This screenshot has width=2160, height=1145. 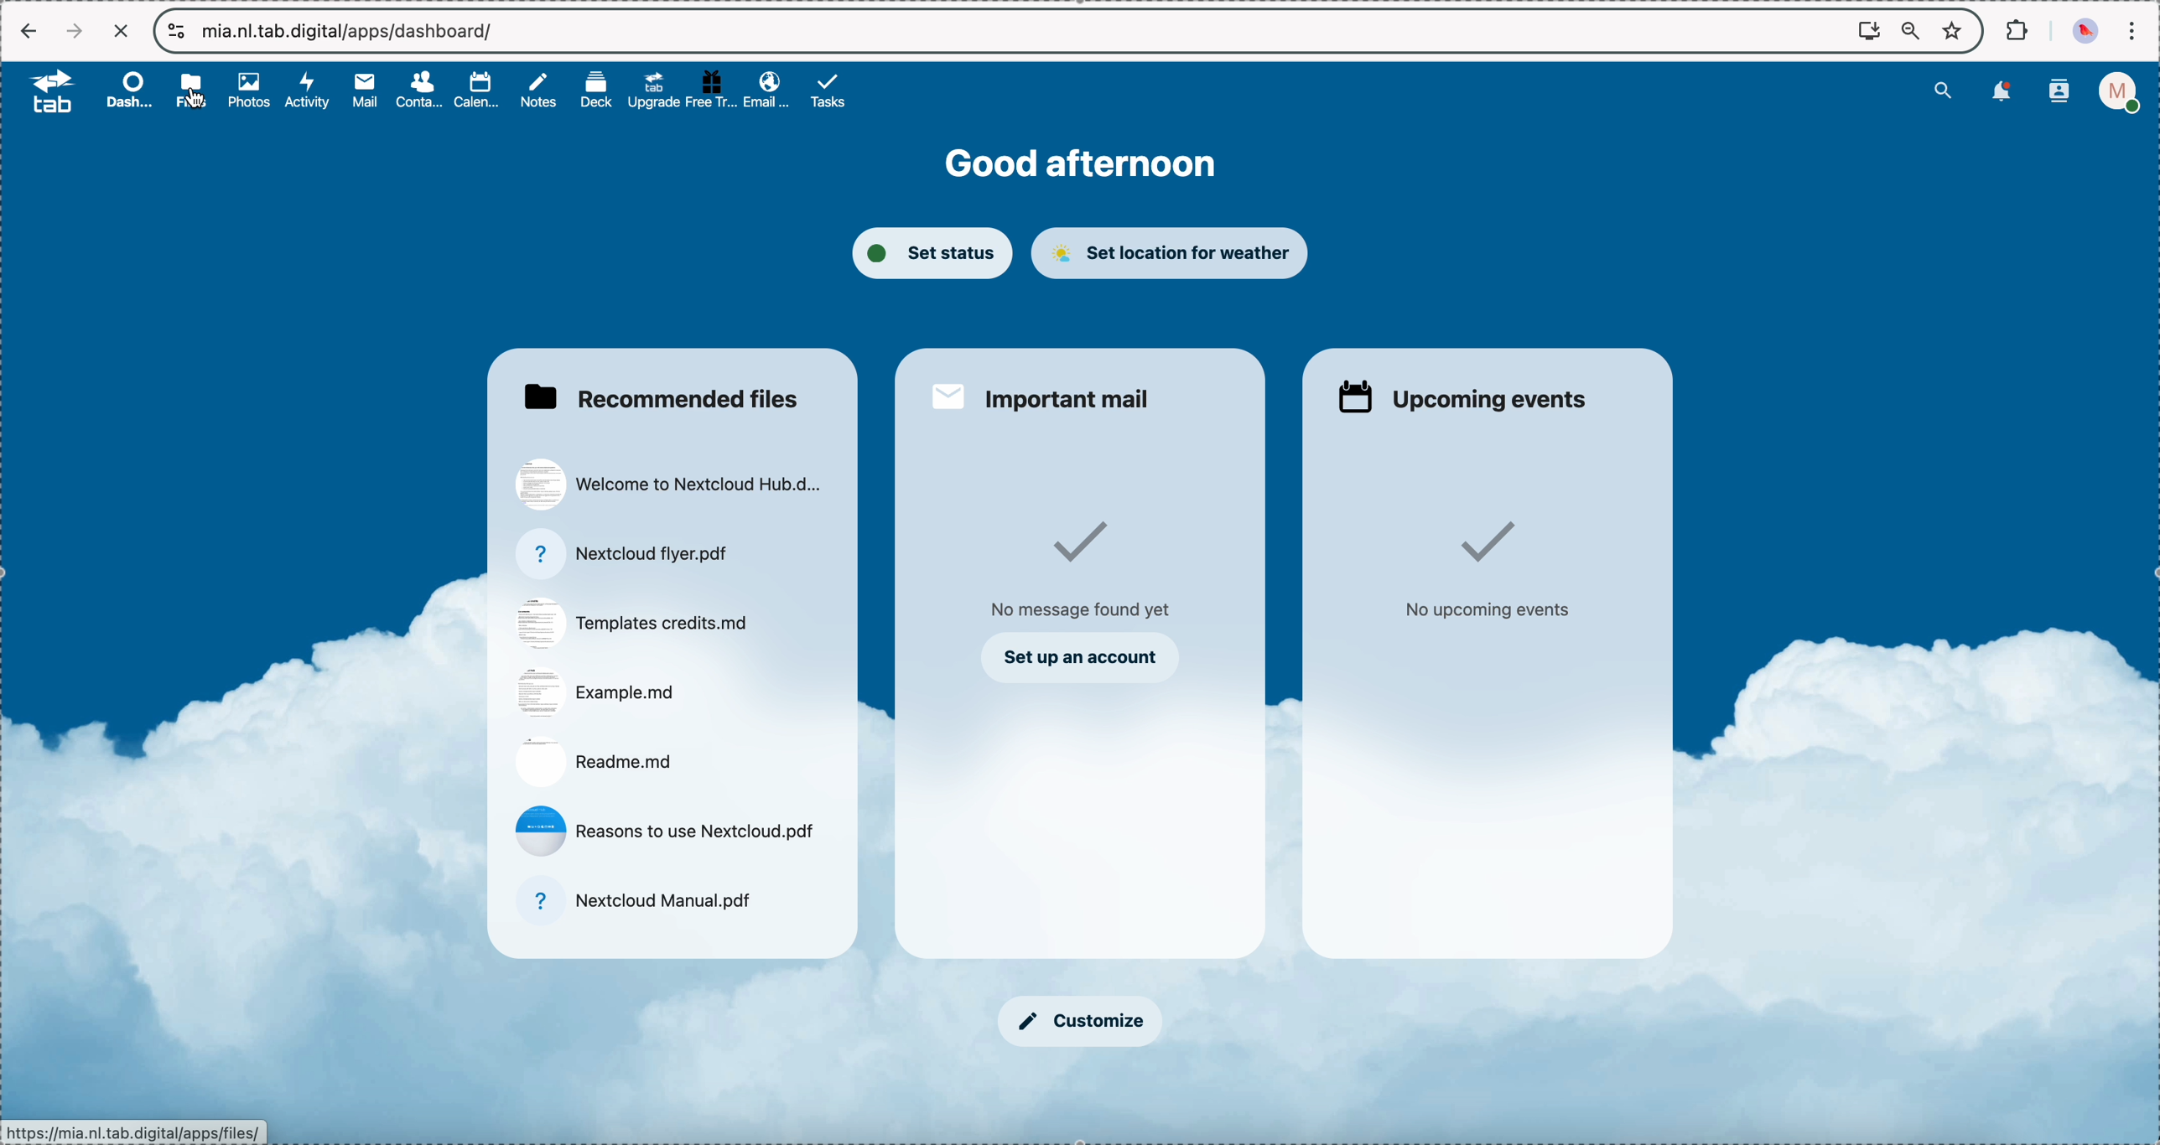 What do you see at coordinates (657, 396) in the screenshot?
I see `recommended files` at bounding box center [657, 396].